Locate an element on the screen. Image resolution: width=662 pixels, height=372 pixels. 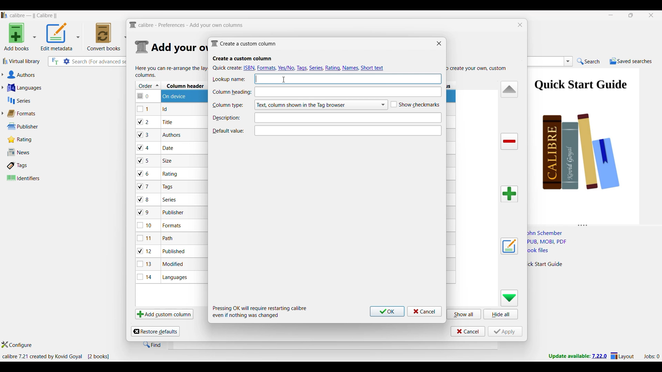
Show all is located at coordinates (464, 314).